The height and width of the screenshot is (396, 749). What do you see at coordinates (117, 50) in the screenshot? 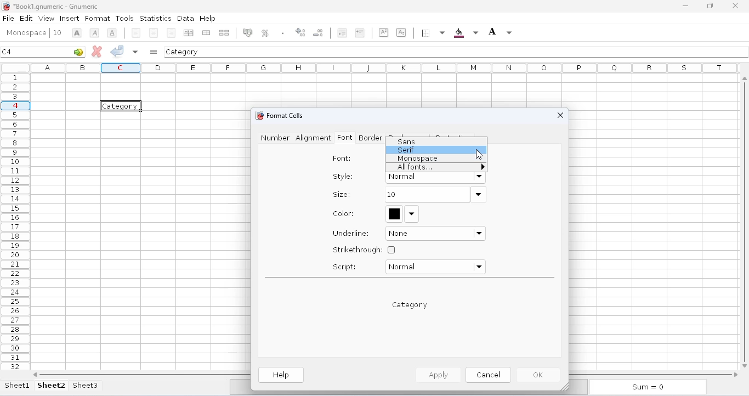
I see `accept change` at bounding box center [117, 50].